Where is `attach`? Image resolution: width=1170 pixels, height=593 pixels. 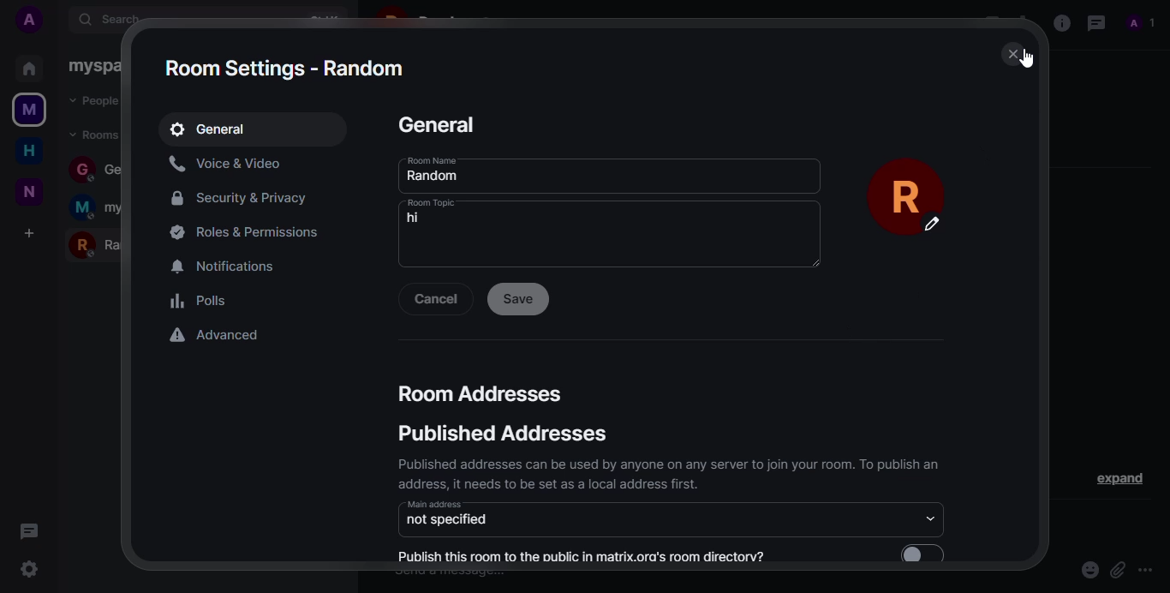 attach is located at coordinates (1115, 570).